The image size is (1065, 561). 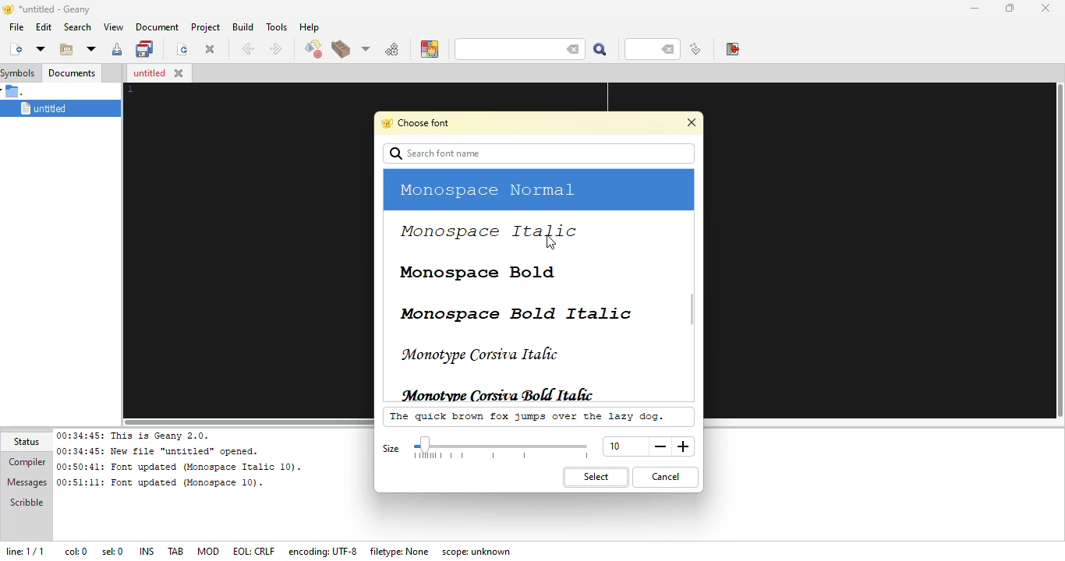 I want to click on next, so click(x=274, y=49).